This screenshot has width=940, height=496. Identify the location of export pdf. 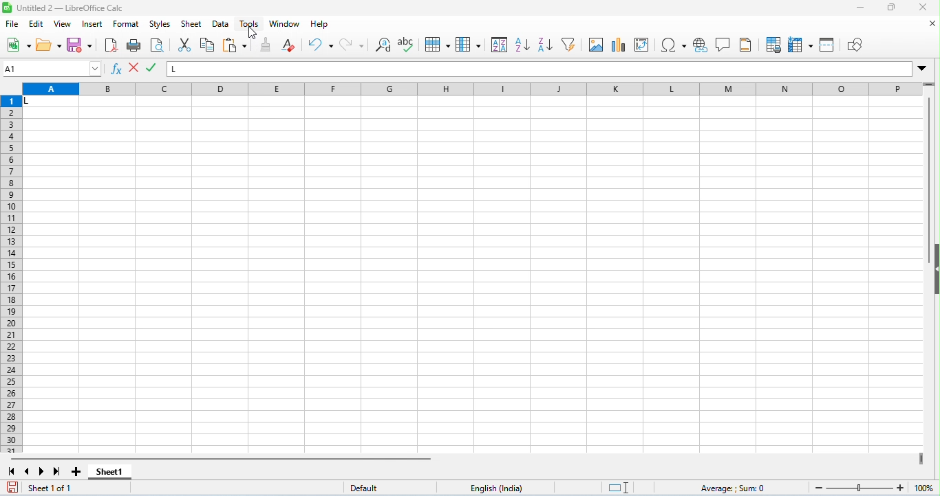
(111, 45).